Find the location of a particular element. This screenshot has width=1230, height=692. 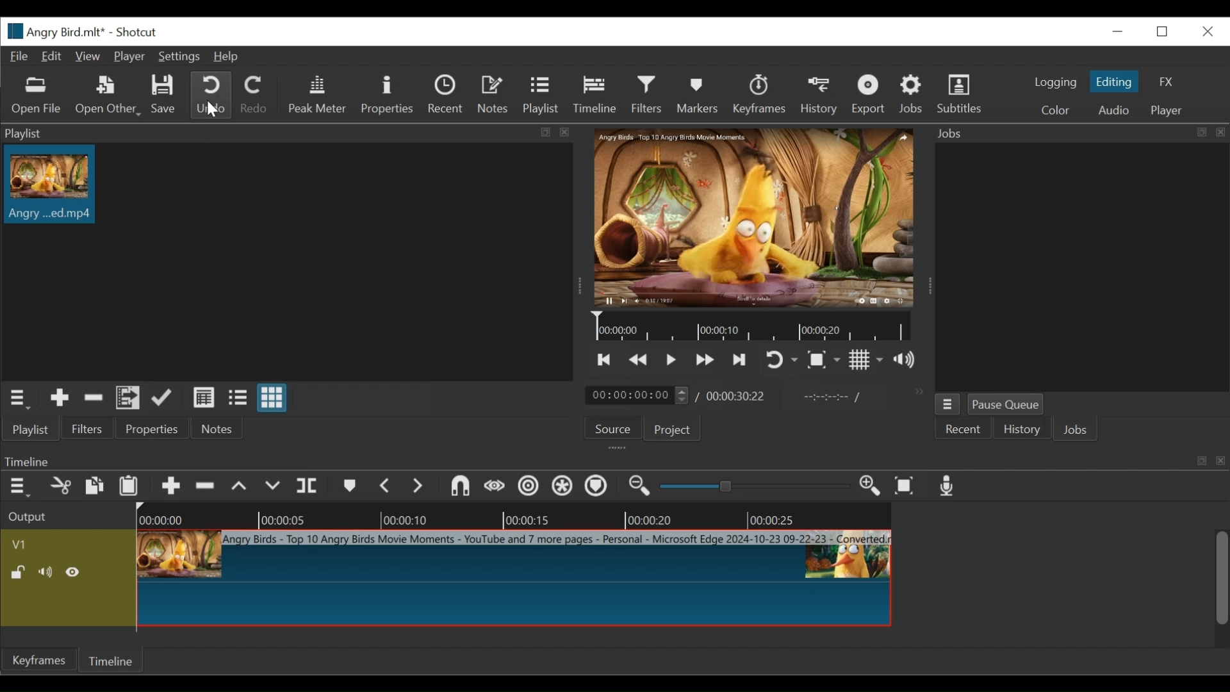

Update is located at coordinates (163, 397).